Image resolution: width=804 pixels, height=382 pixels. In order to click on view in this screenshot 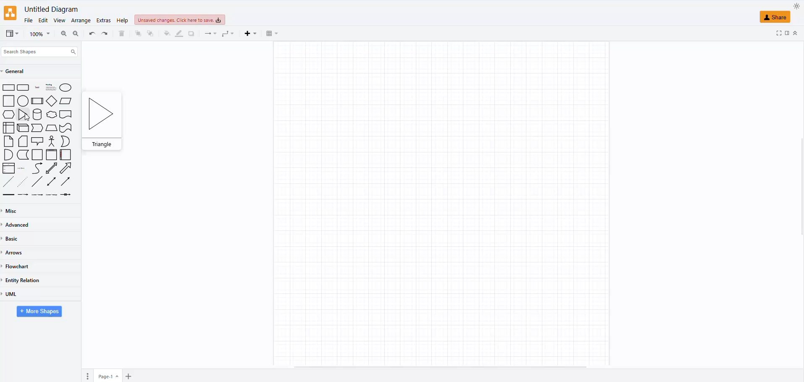, I will do `click(11, 33)`.